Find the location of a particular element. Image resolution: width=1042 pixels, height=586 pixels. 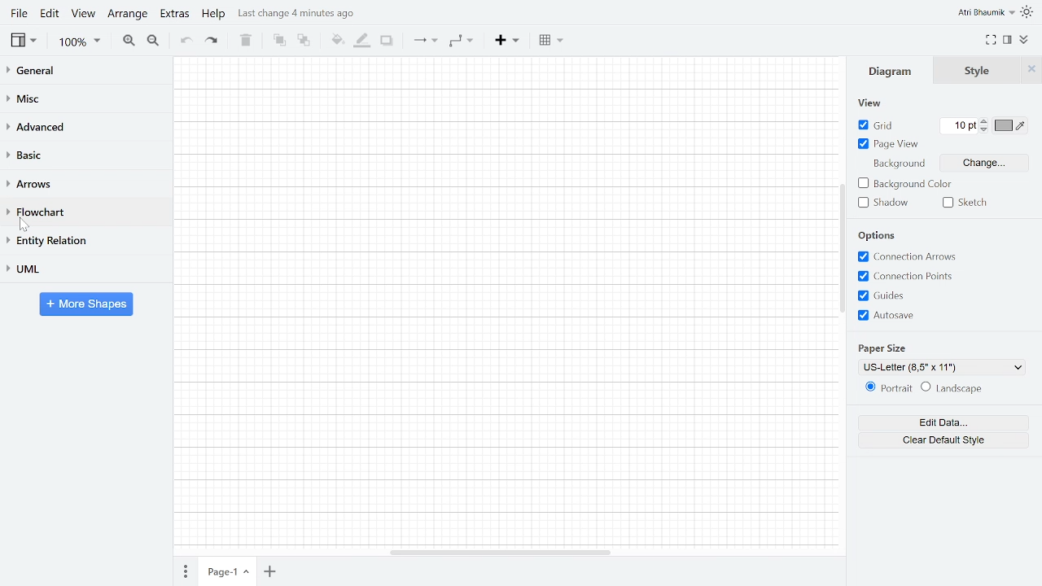

Fill color is located at coordinates (336, 42).